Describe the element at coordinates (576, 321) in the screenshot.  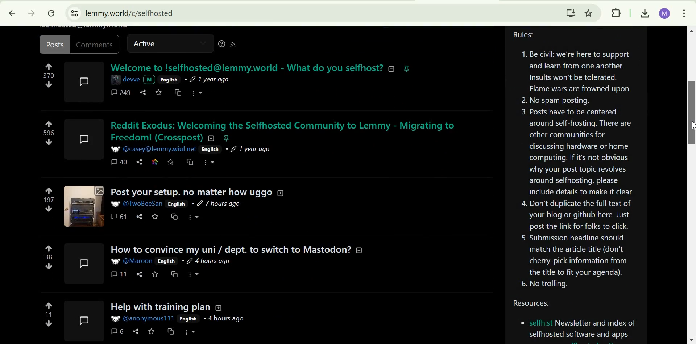
I see `Resources:` at that location.